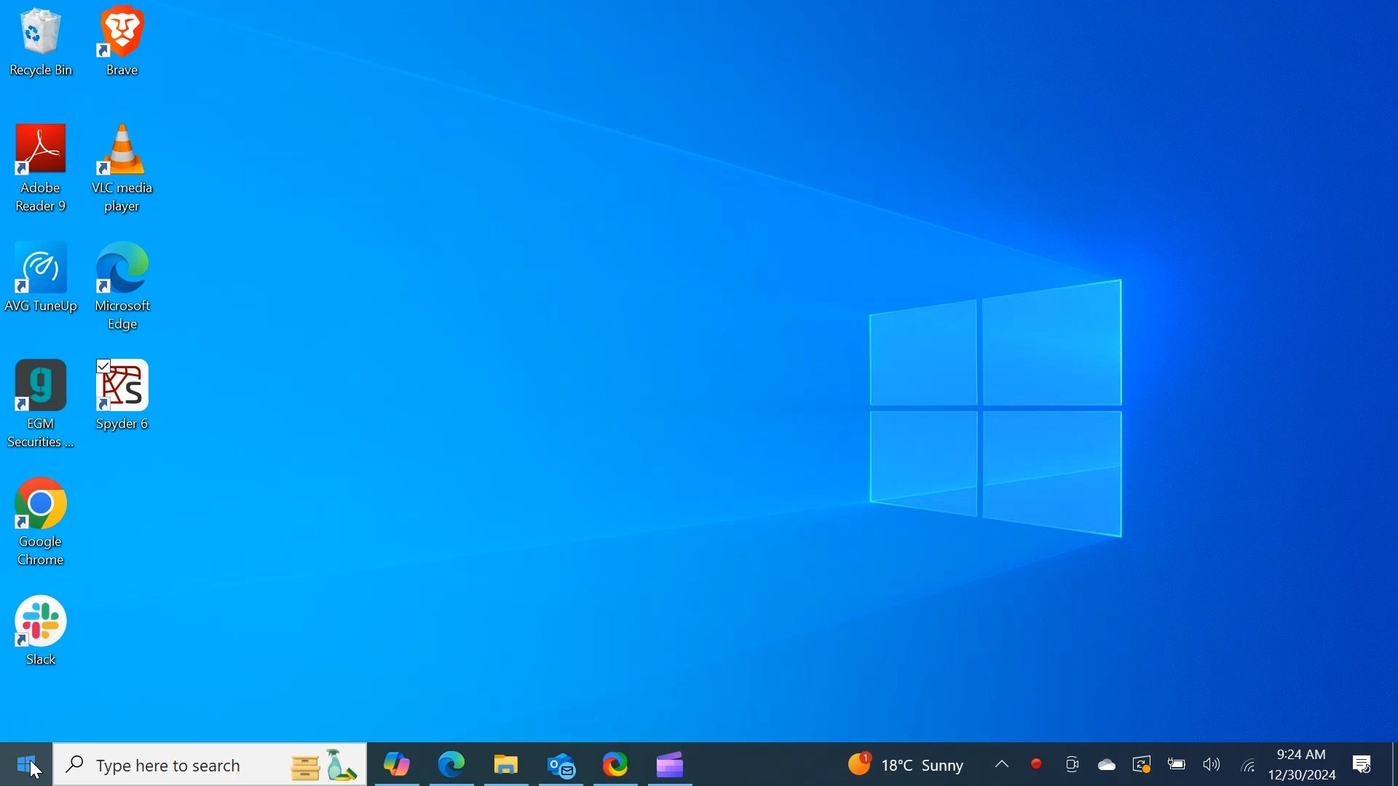 This screenshot has height=786, width=1398. Describe the element at coordinates (1300, 755) in the screenshot. I see `9: 24 AM` at that location.